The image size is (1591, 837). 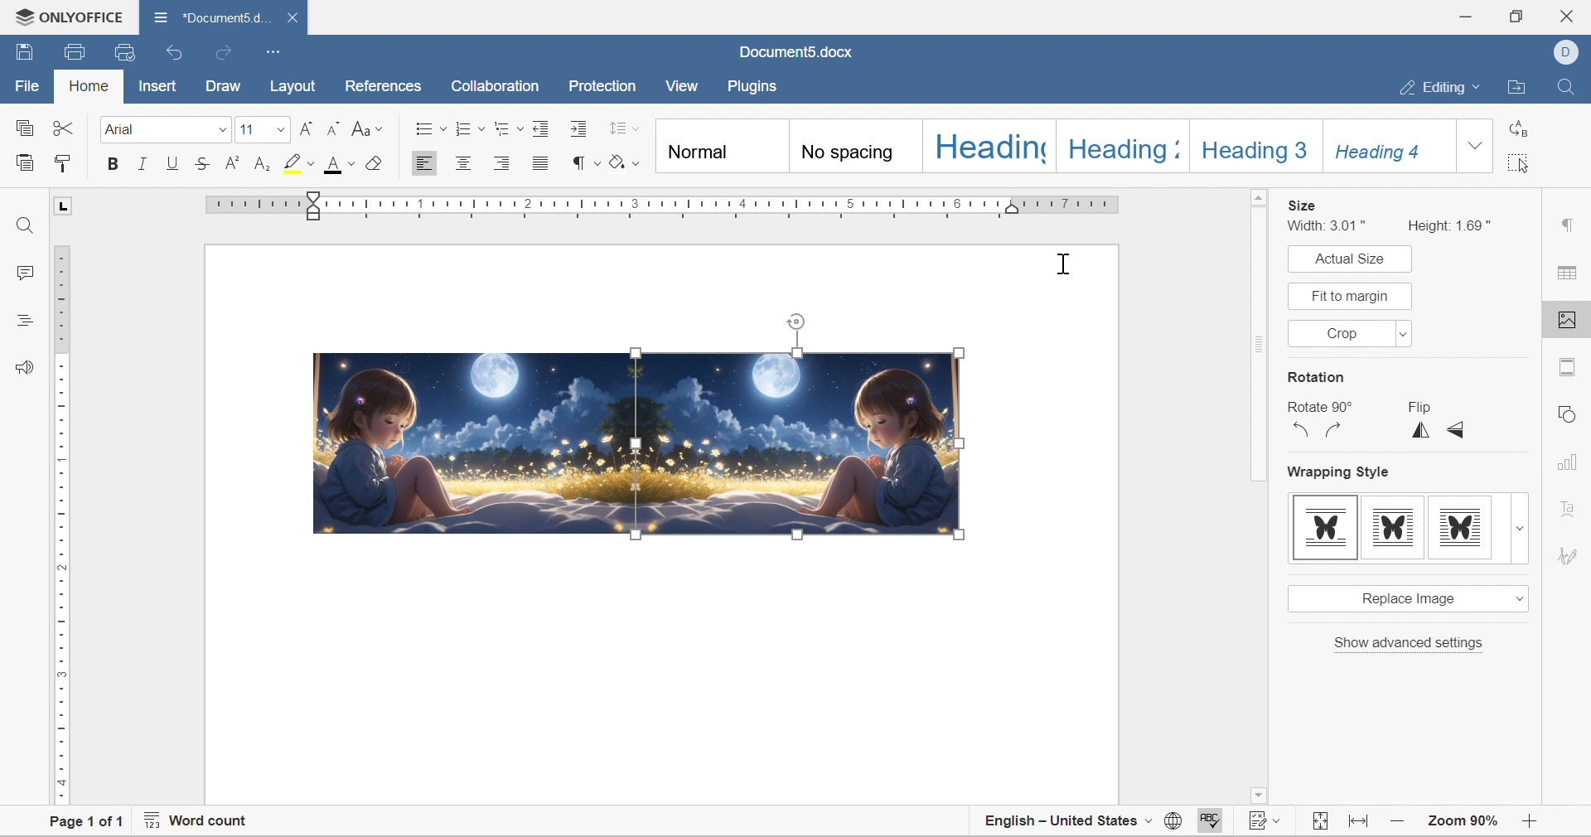 I want to click on page 1 of 1, so click(x=89, y=825).